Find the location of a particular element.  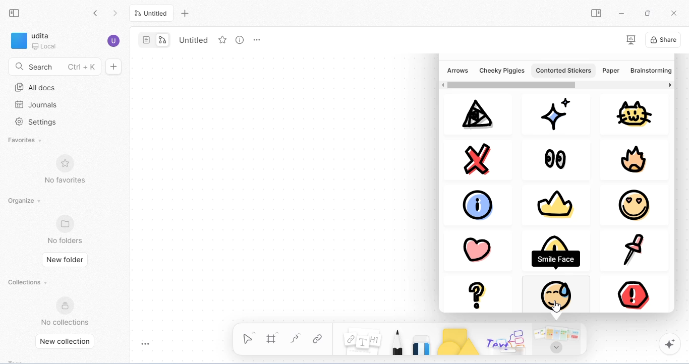

presentation is located at coordinates (630, 40).